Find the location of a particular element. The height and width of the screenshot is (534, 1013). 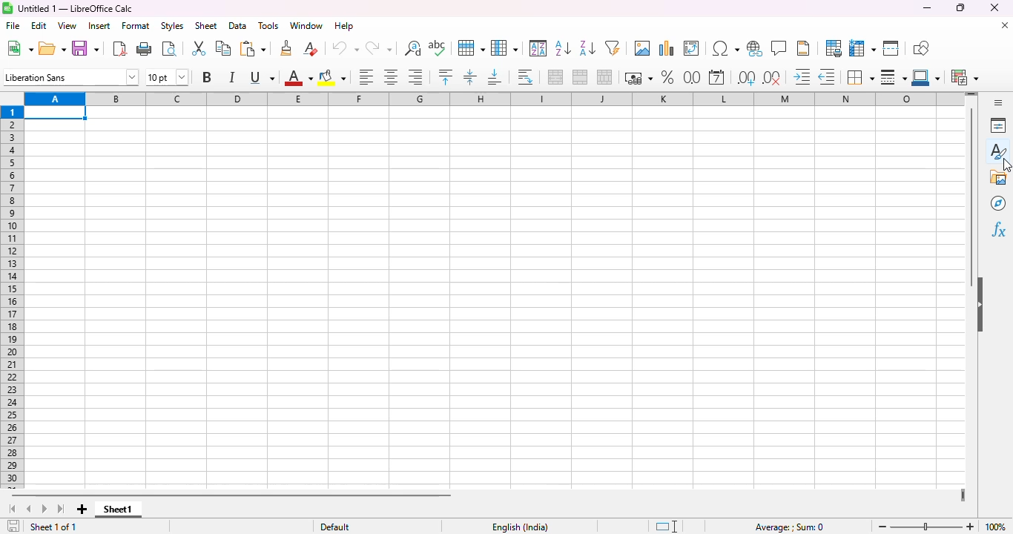

font color is located at coordinates (299, 77).